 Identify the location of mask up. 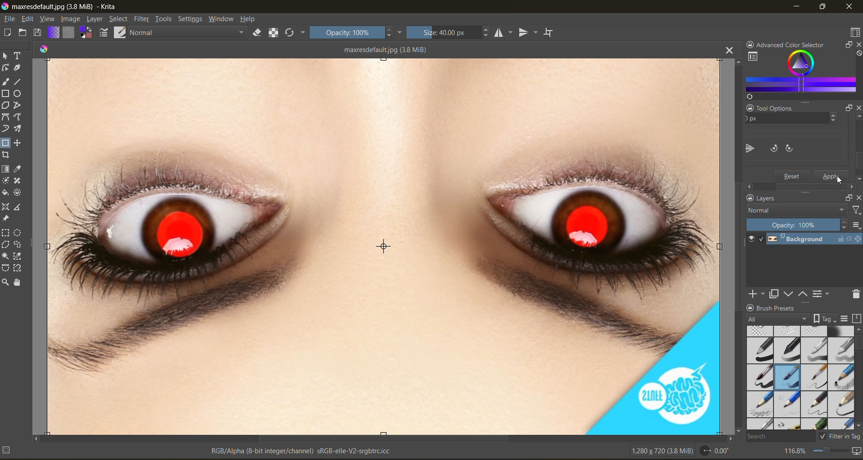
(805, 294).